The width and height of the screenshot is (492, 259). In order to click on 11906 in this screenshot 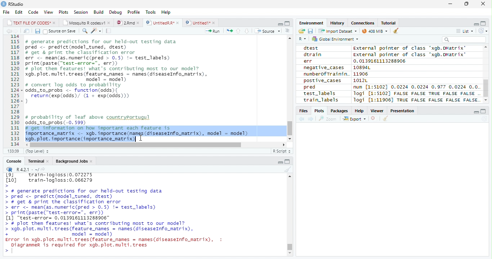, I will do `click(361, 74)`.